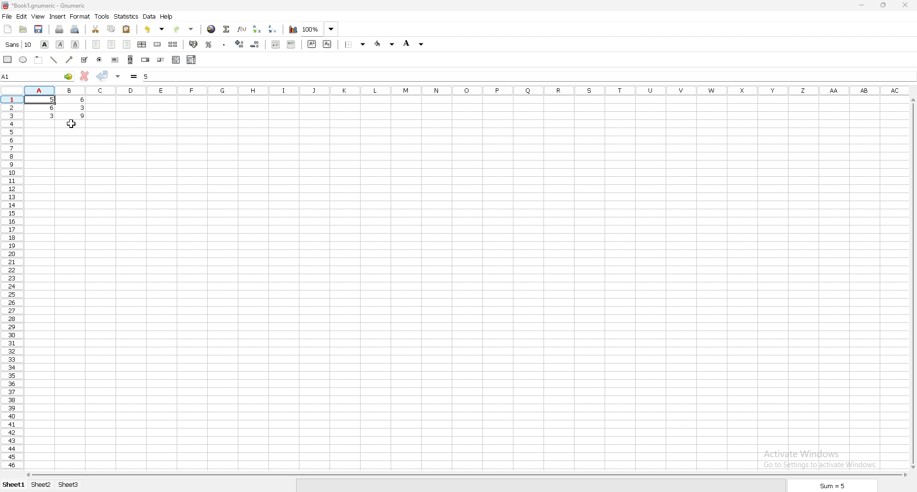 Image resolution: width=917 pixels, height=492 pixels. I want to click on percentage, so click(208, 44).